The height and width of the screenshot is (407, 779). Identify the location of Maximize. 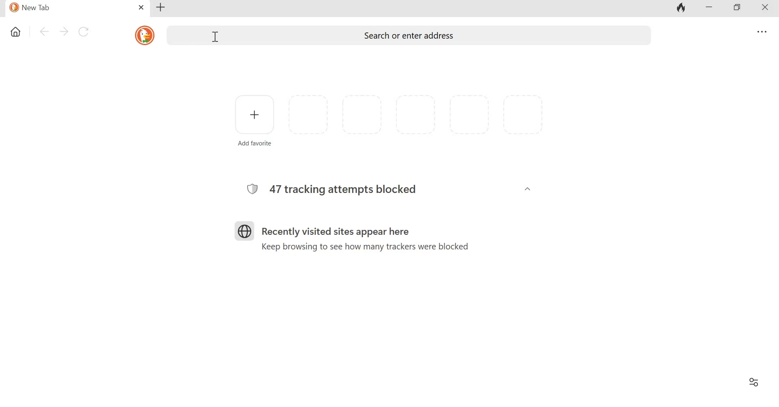
(741, 8).